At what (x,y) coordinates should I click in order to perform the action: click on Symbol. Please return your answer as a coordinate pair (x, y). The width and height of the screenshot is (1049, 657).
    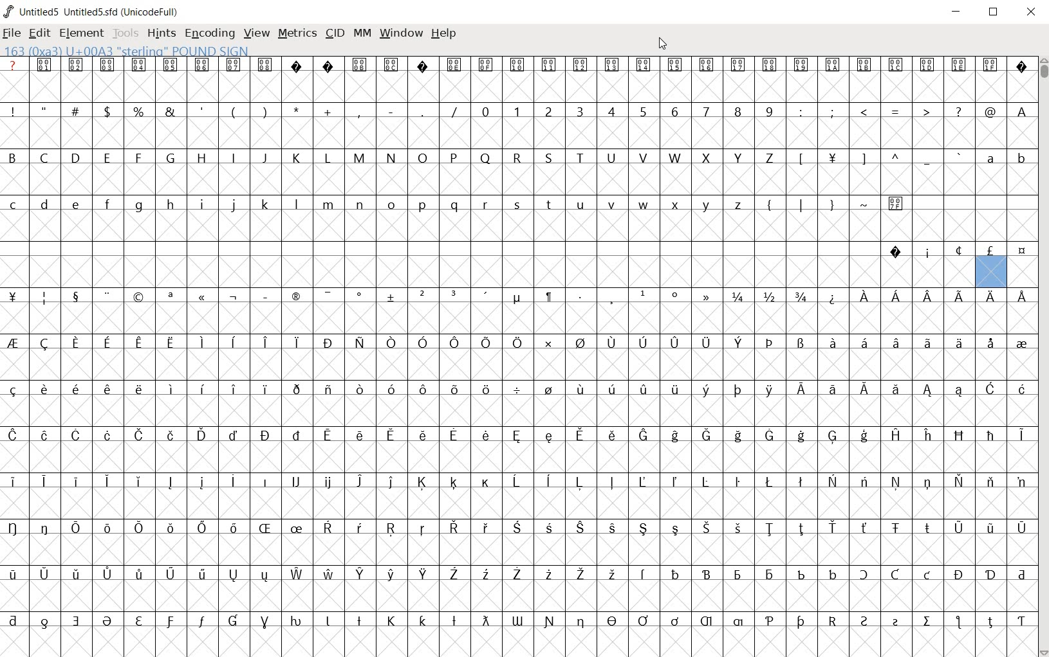
    Looking at the image, I should click on (201, 436).